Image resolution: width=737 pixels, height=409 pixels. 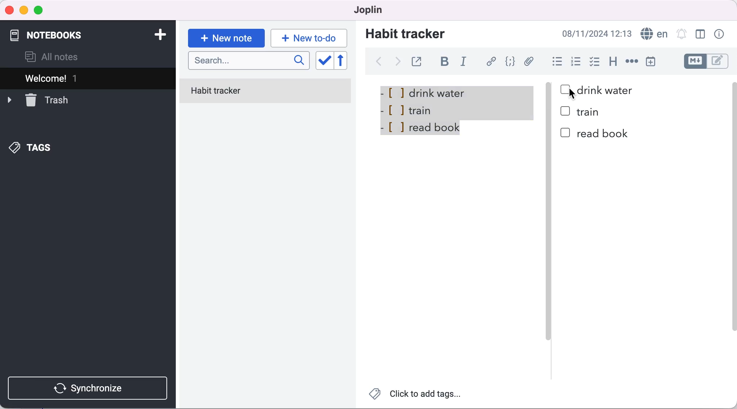 I want to click on -[ ] read book, so click(x=424, y=130).